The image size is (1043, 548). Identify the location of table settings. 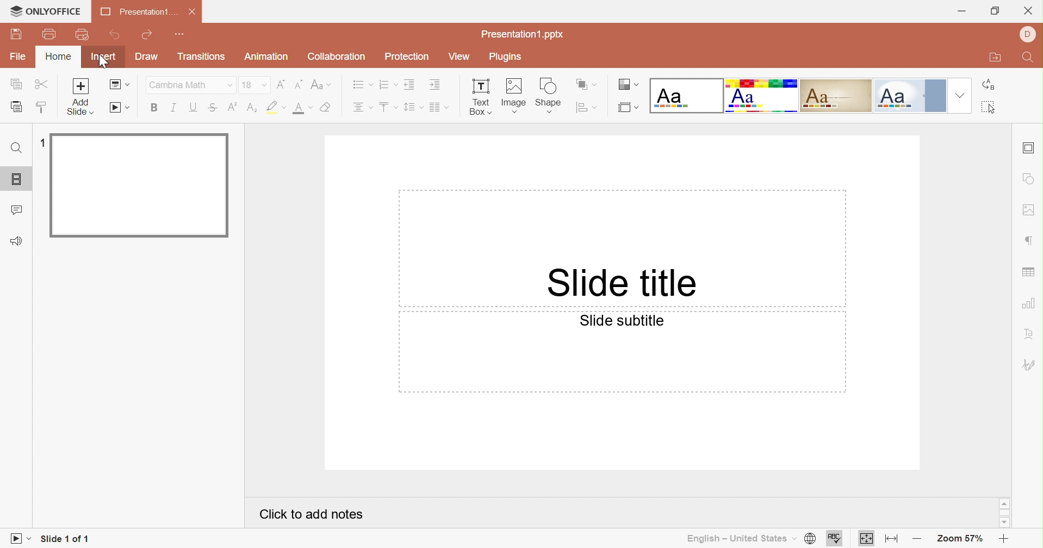
(1030, 273).